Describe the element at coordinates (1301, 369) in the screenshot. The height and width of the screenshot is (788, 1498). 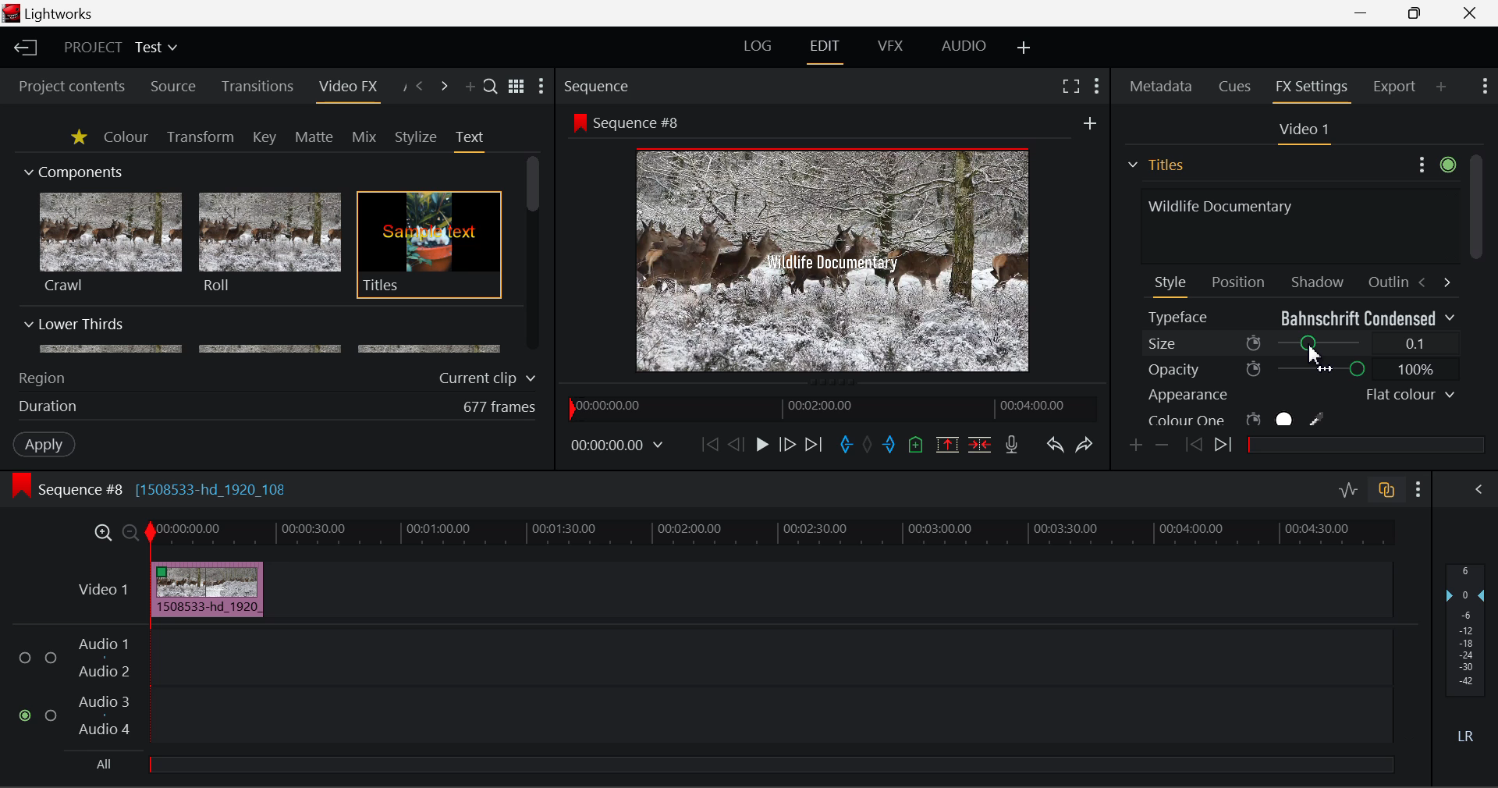
I see `Opacity` at that location.